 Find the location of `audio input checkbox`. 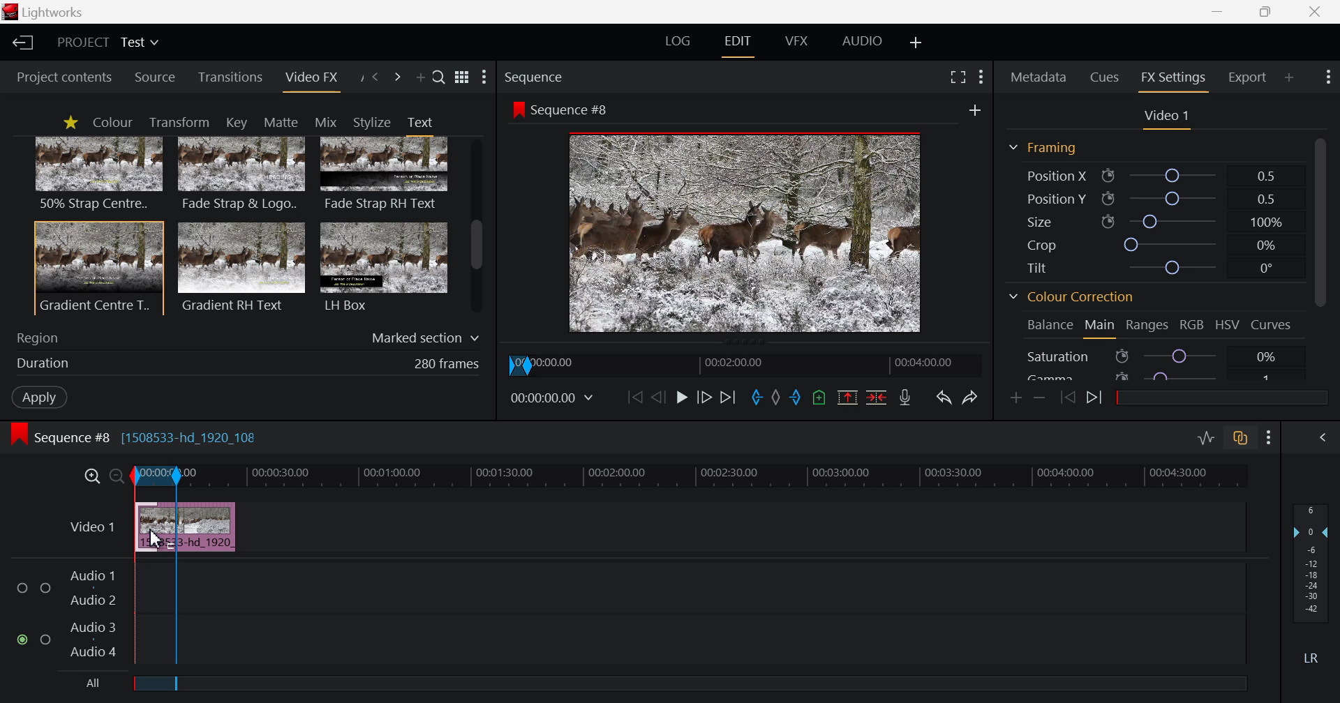

audio input checkbox is located at coordinates (28, 616).